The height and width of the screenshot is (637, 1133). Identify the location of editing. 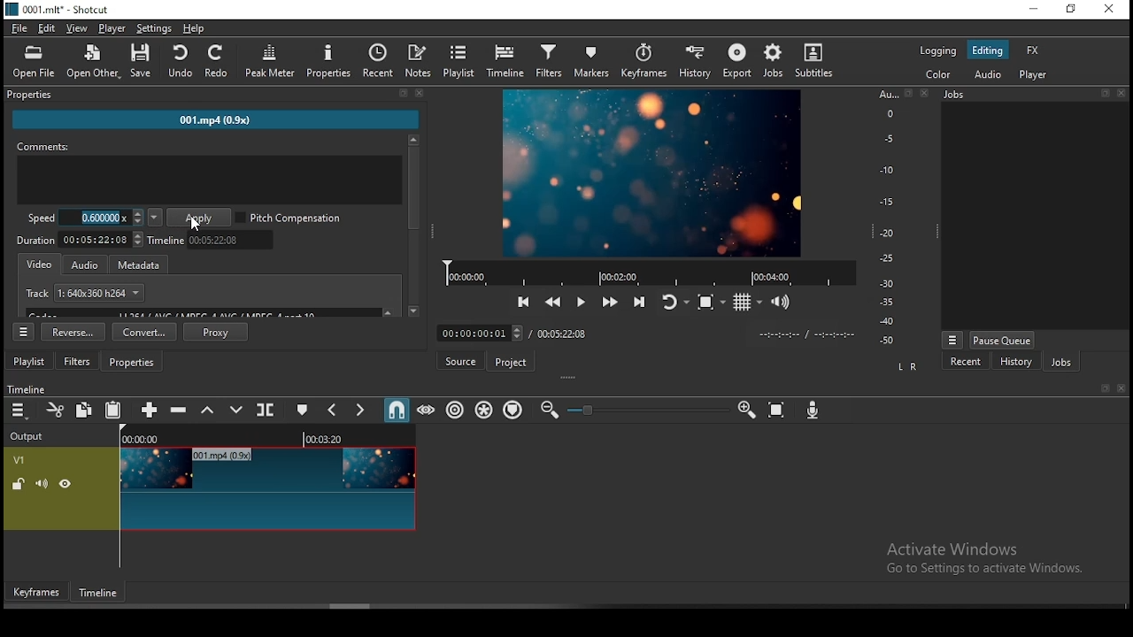
(987, 51).